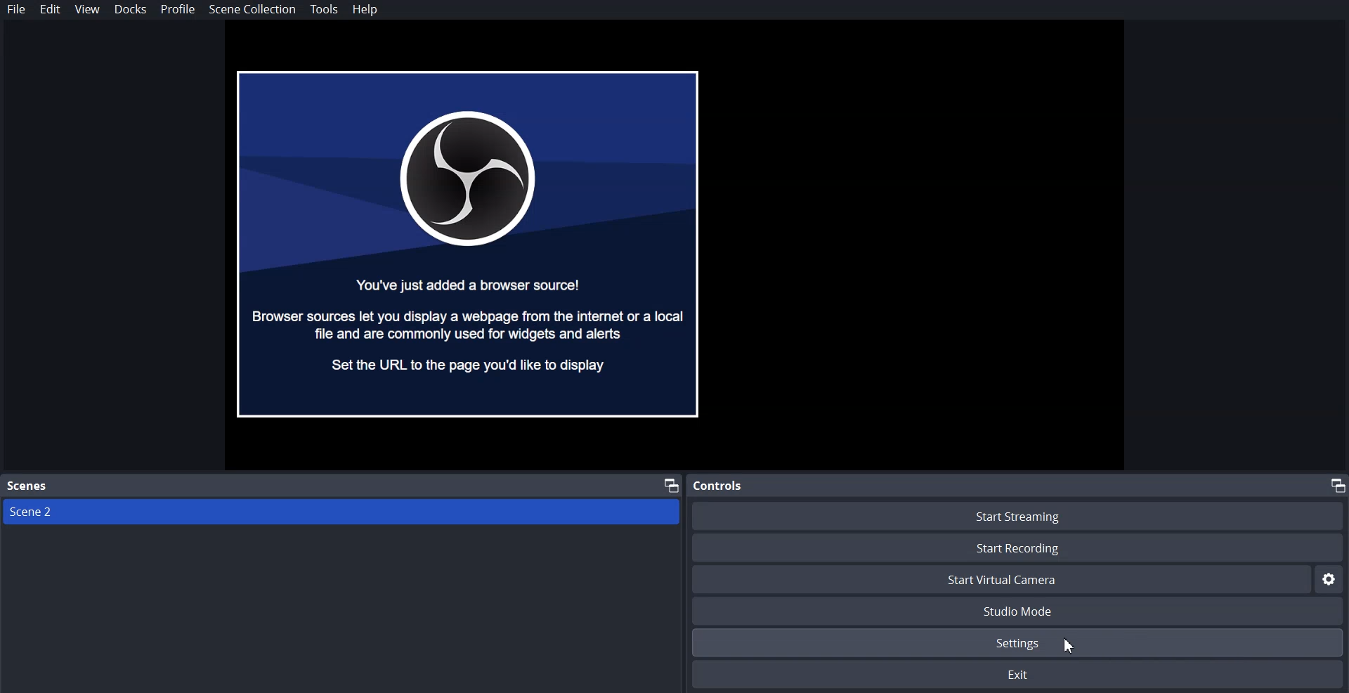 The height and width of the screenshot is (693, 1349). Describe the element at coordinates (1018, 514) in the screenshot. I see `Start Streaming` at that location.